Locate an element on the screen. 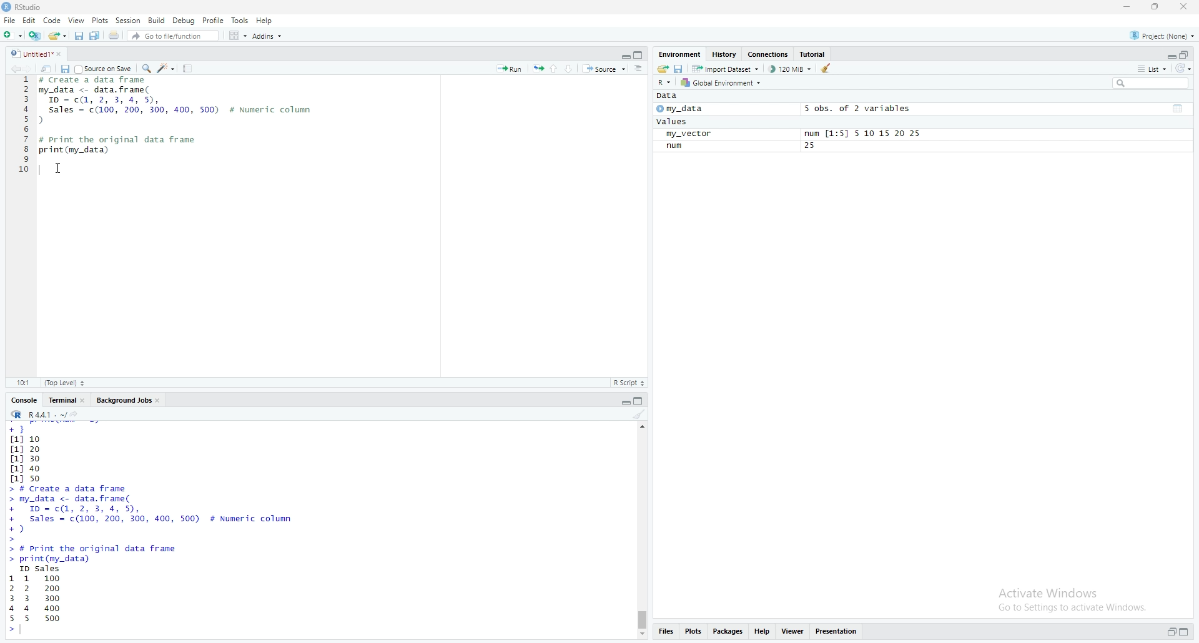 The width and height of the screenshot is (1199, 643). viewer is located at coordinates (793, 632).